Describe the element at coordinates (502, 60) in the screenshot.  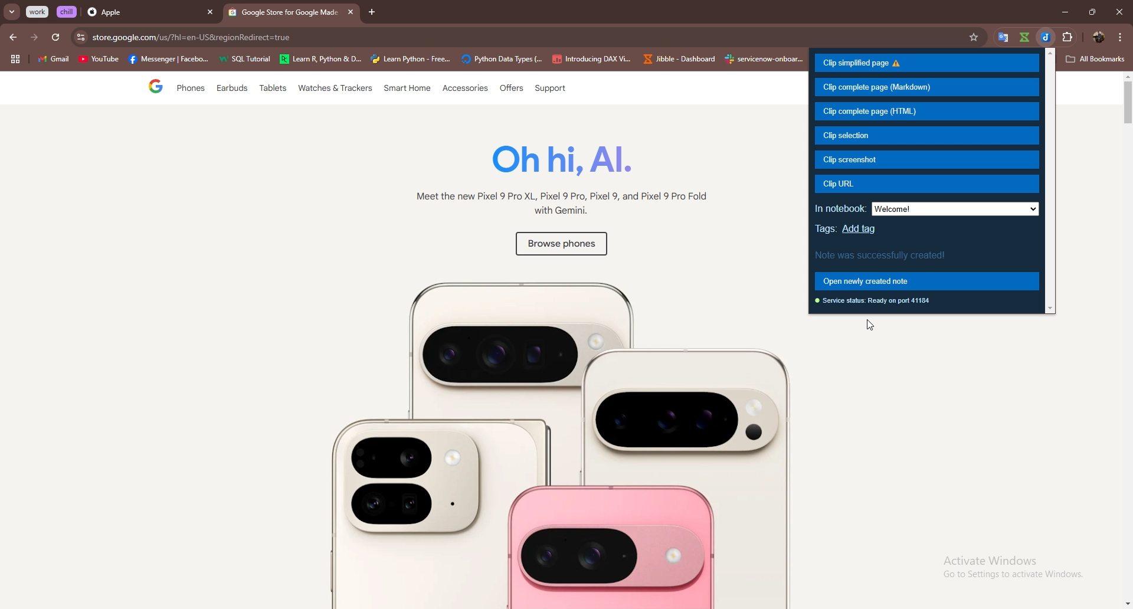
I see `Phyton Data Types(...` at that location.